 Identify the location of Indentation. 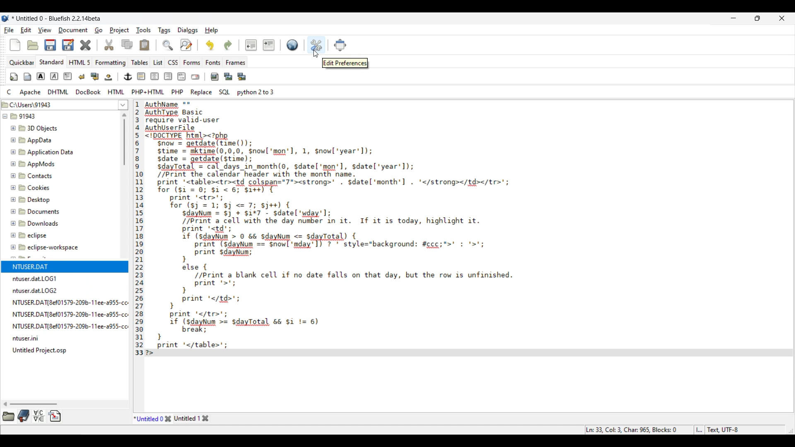
(260, 45).